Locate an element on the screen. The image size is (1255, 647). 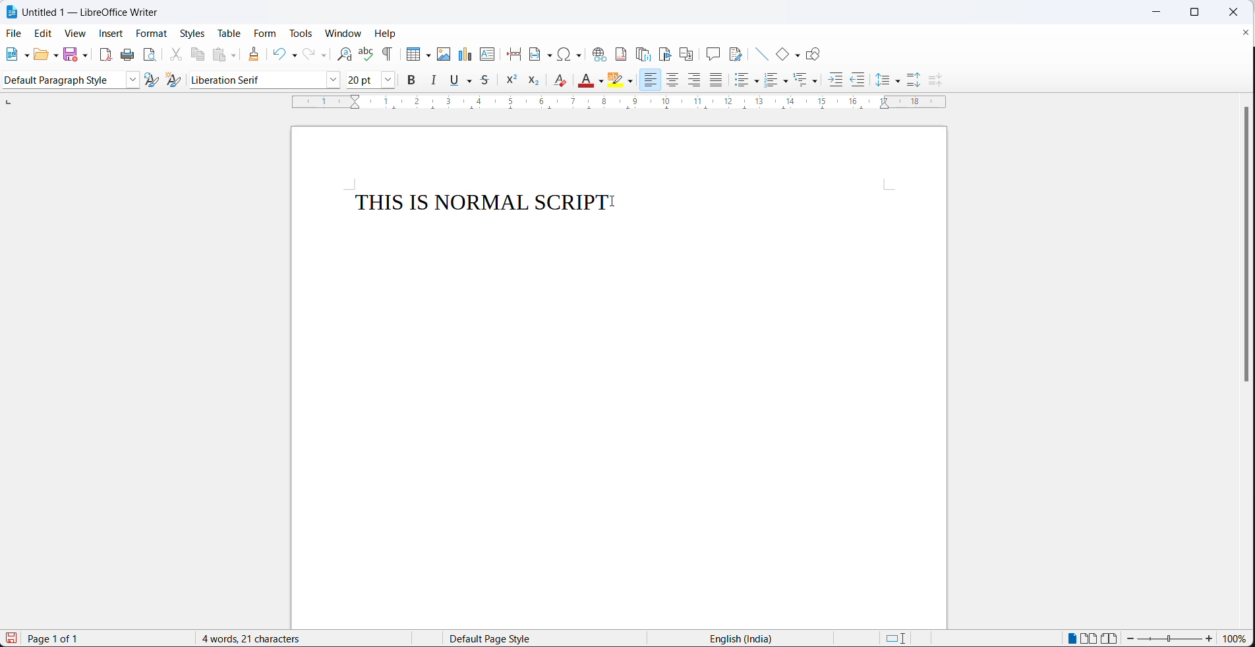
close document is located at coordinates (1244, 32).